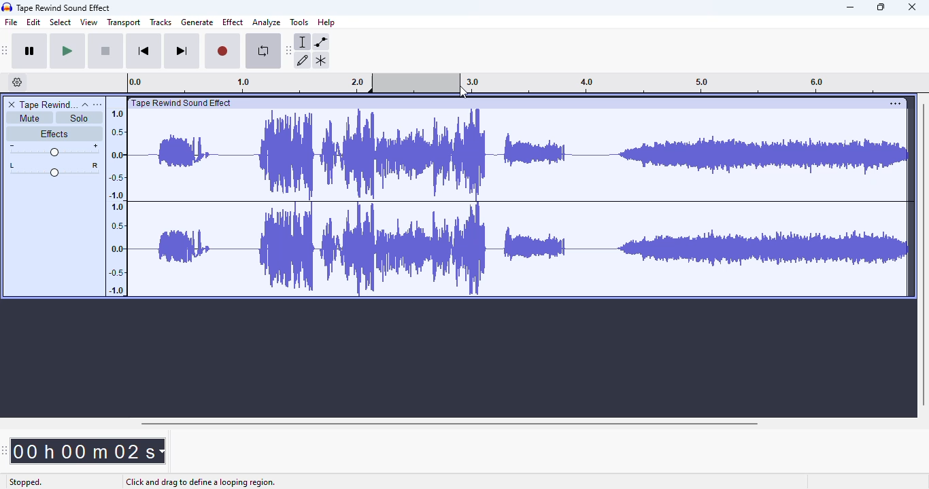 The width and height of the screenshot is (929, 489). Describe the element at coordinates (695, 82) in the screenshot. I see `3.0 4.0 5.0 6.0` at that location.